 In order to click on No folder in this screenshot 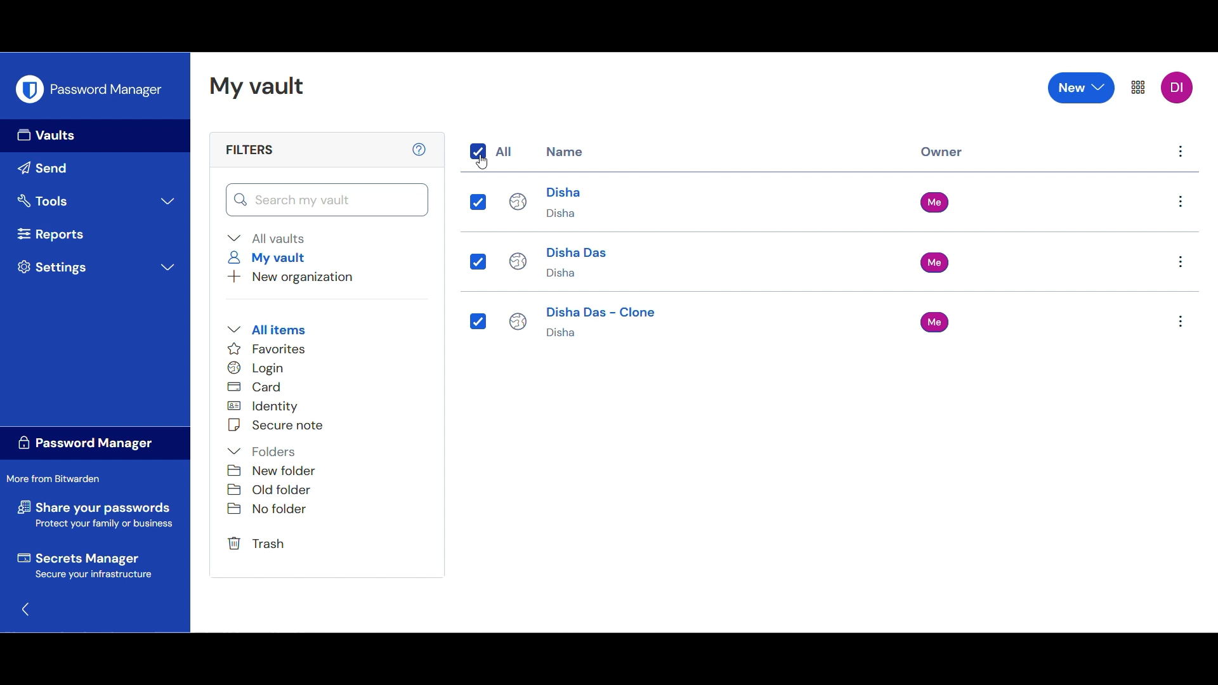, I will do `click(265, 511)`.